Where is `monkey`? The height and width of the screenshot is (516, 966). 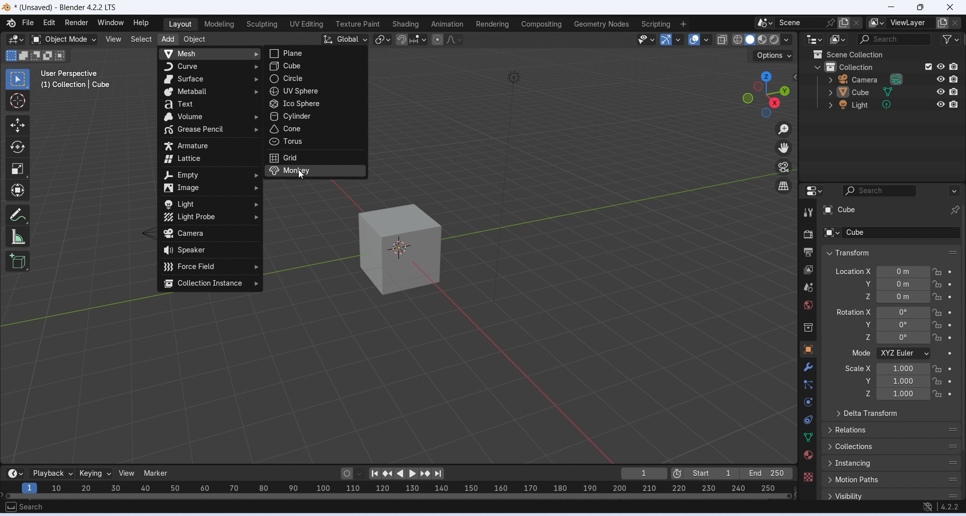
monkey is located at coordinates (314, 170).